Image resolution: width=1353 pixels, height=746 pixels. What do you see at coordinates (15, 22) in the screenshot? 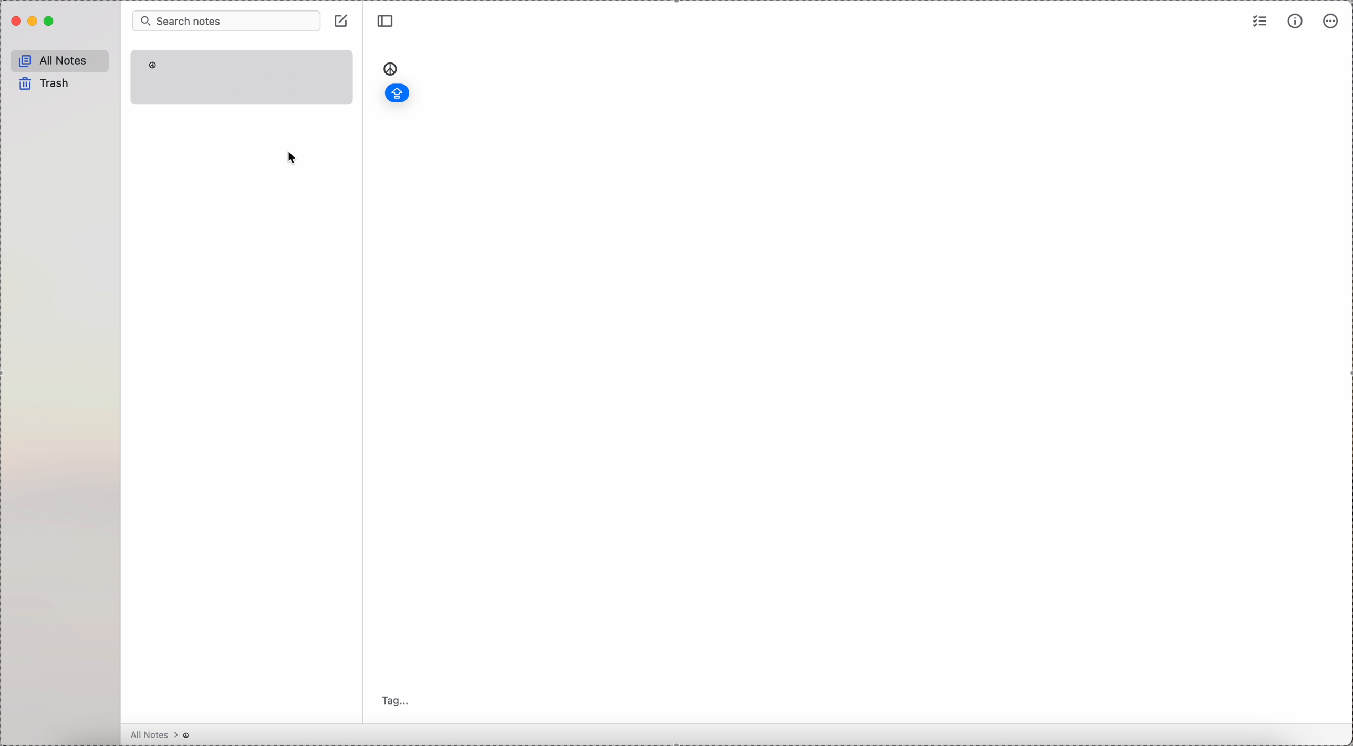
I see `close Simplenote` at bounding box center [15, 22].